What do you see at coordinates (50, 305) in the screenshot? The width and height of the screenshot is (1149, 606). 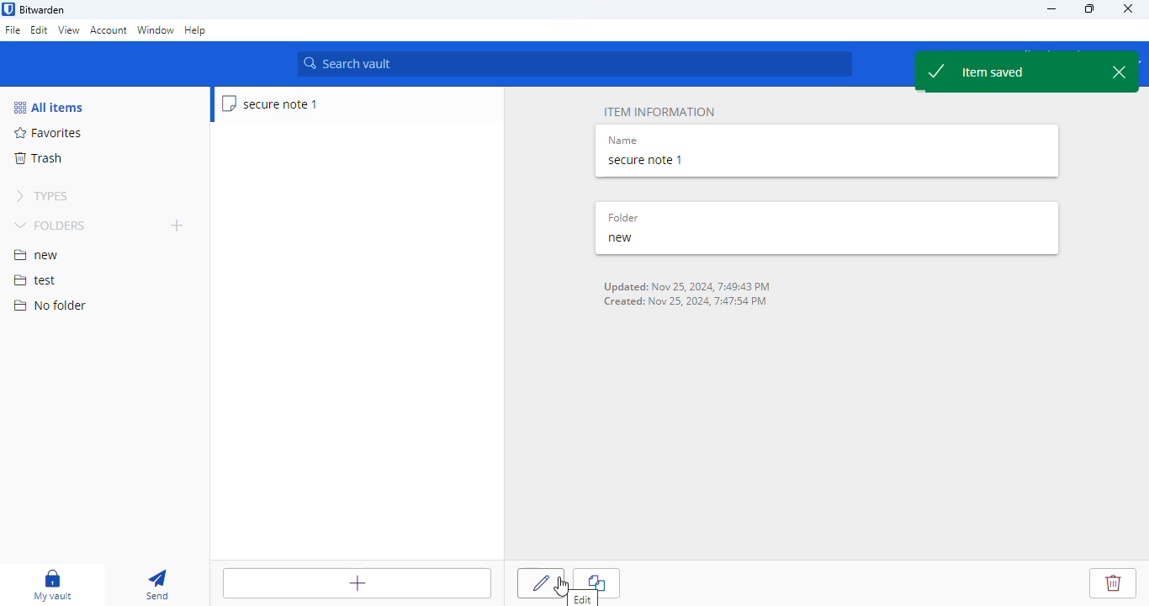 I see `no folder` at bounding box center [50, 305].